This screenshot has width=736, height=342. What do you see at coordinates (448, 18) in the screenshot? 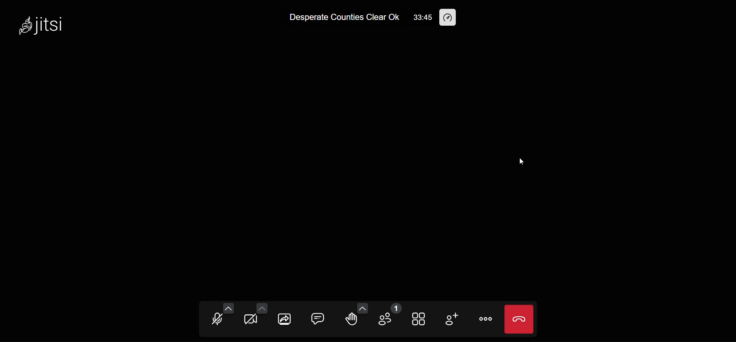
I see `performance setting` at bounding box center [448, 18].